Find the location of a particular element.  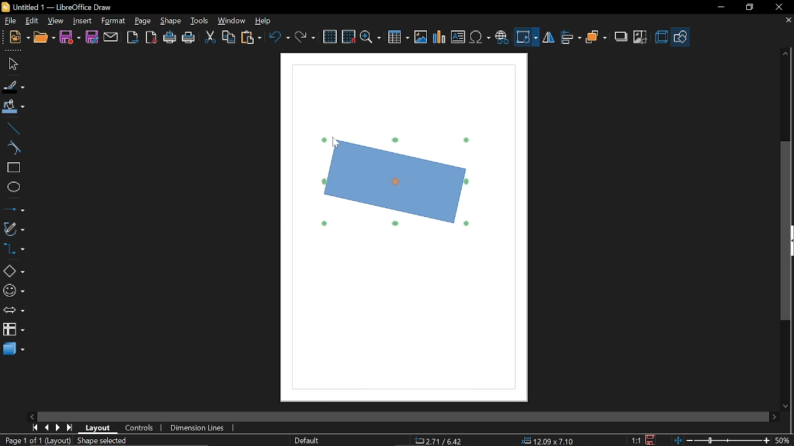

Curve is located at coordinates (12, 148).